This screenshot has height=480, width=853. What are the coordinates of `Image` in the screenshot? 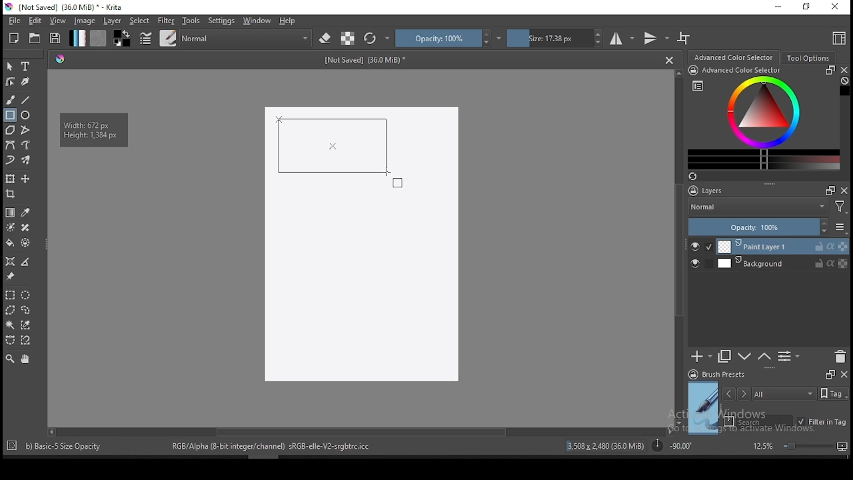 It's located at (361, 245).